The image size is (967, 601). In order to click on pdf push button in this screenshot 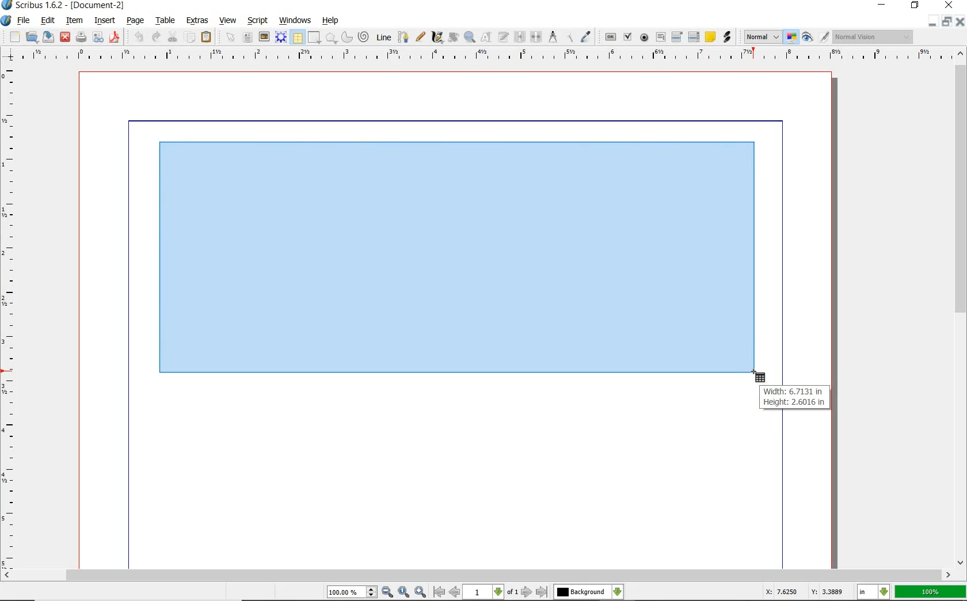, I will do `click(611, 37)`.